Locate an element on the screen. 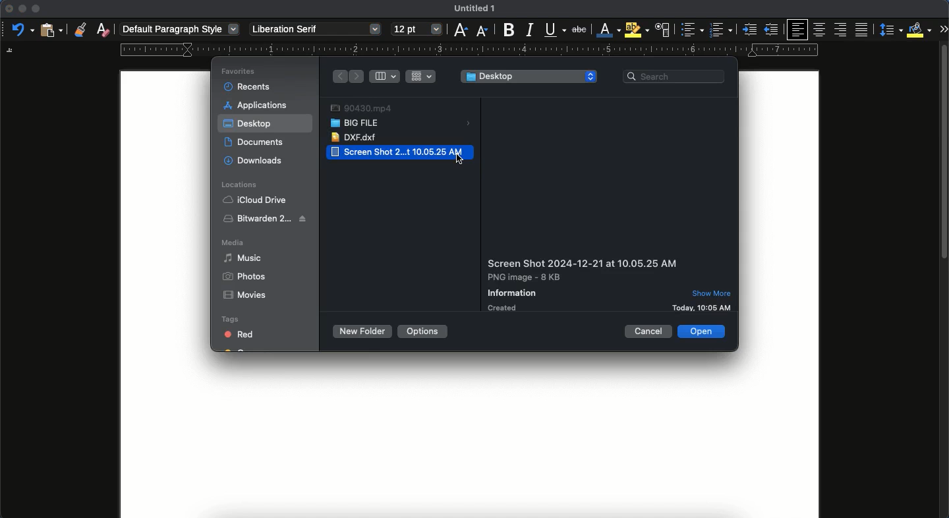  bullet is located at coordinates (691, 30).